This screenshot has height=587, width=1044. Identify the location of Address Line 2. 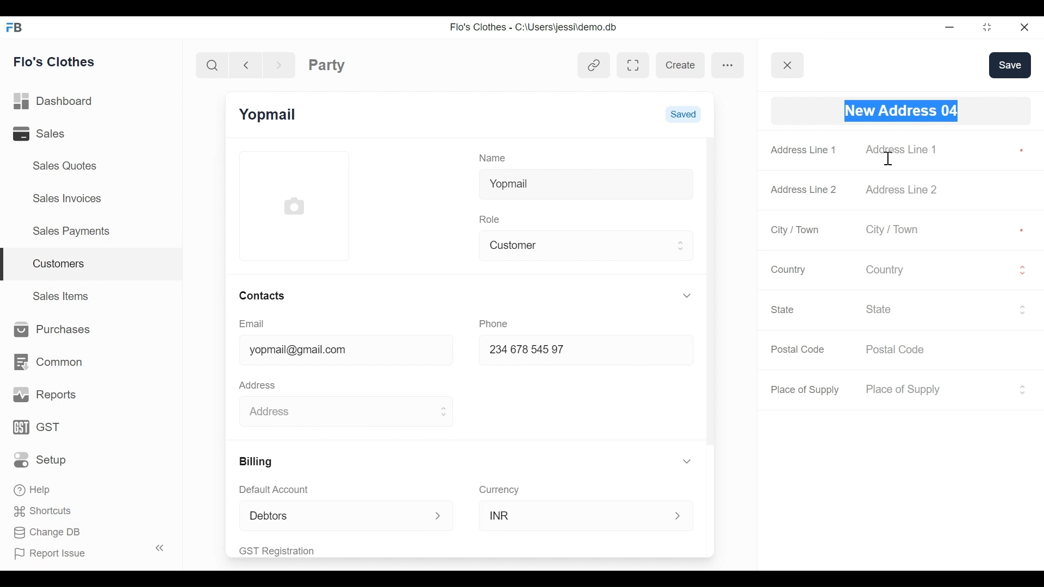
(907, 189).